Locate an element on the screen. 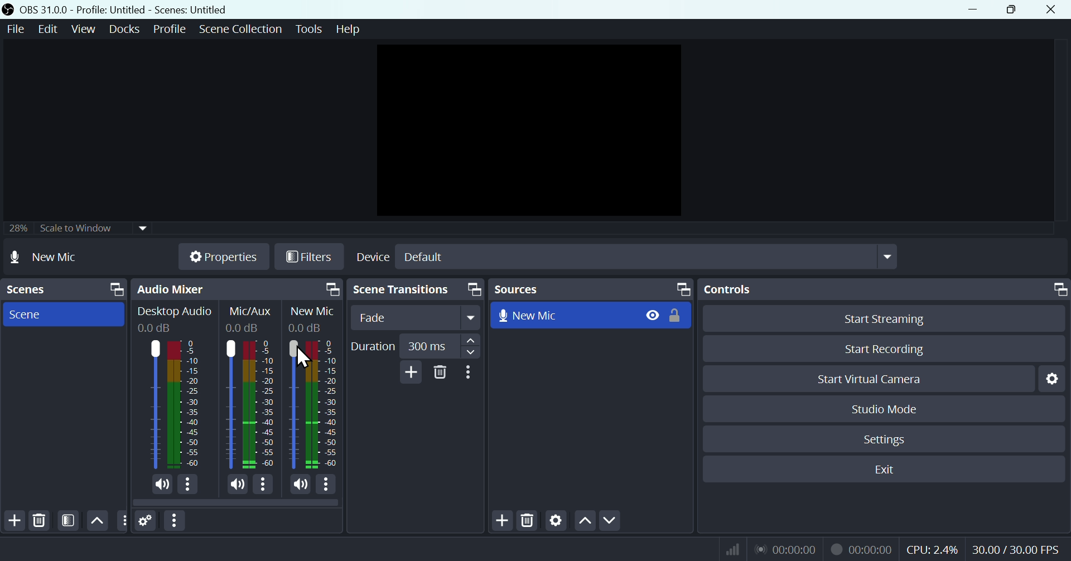 Image resolution: width=1071 pixels, height=561 pixels. Scene transitions is located at coordinates (413, 291).